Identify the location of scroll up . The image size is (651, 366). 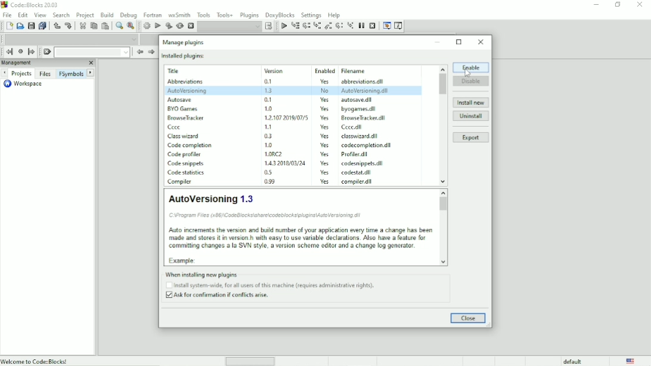
(442, 68).